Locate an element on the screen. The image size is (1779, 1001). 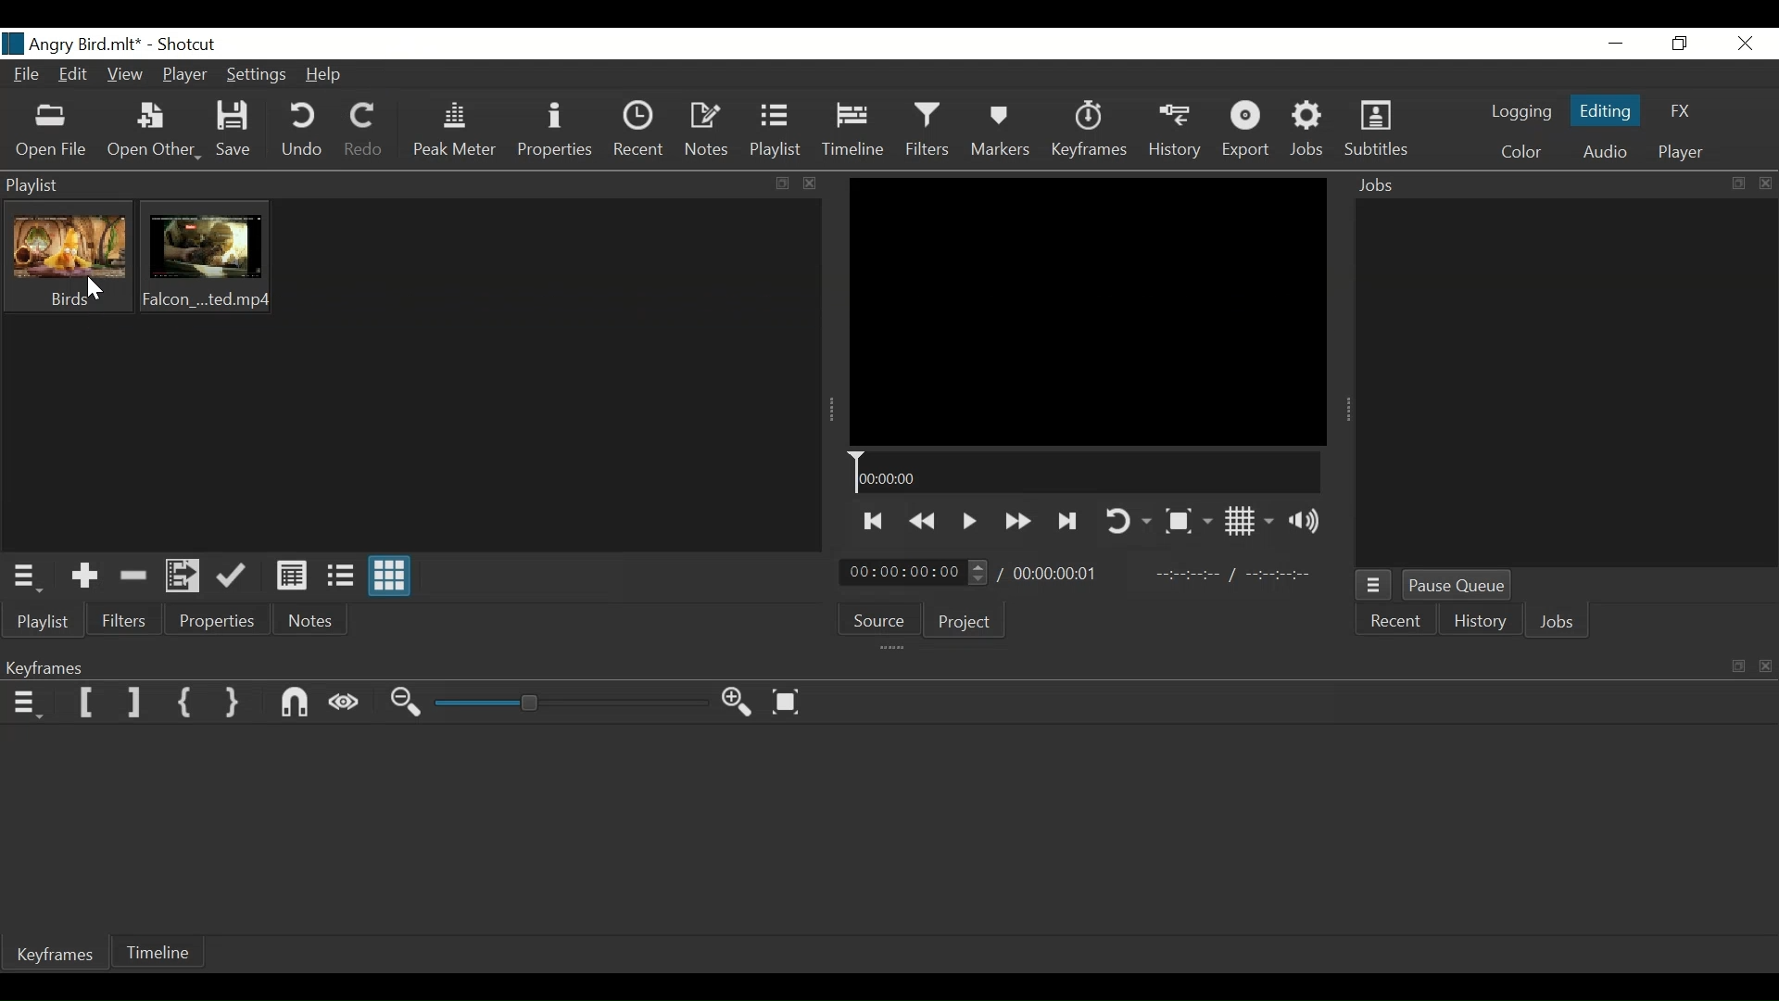
Playlist Panel is located at coordinates (413, 184).